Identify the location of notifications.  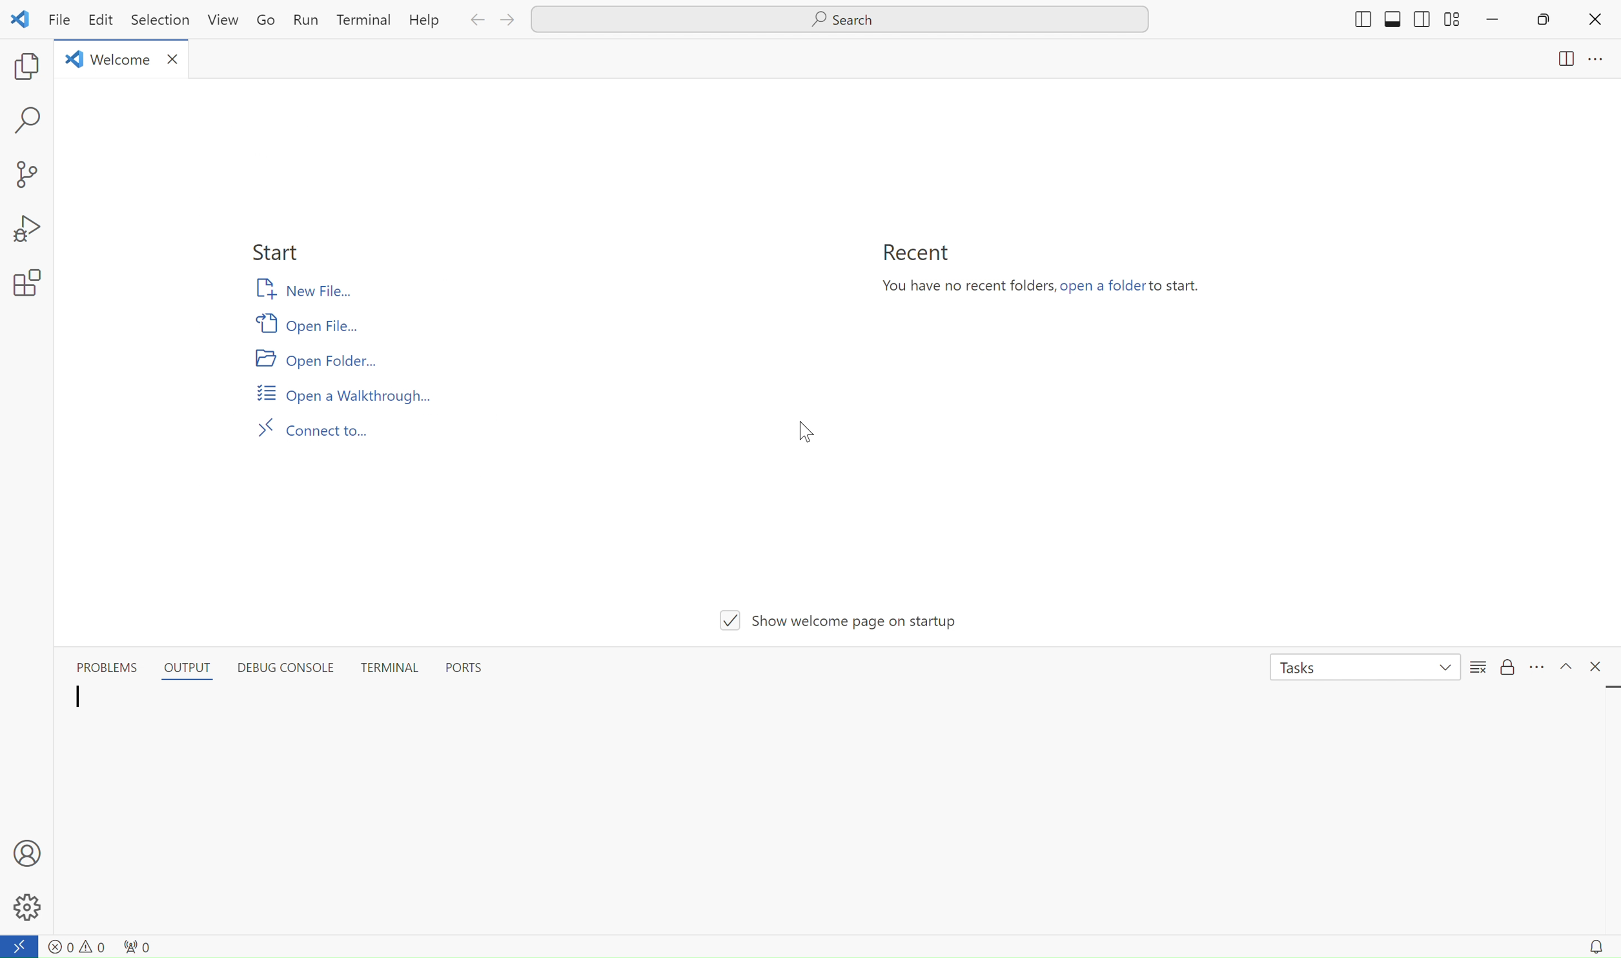
(1596, 947).